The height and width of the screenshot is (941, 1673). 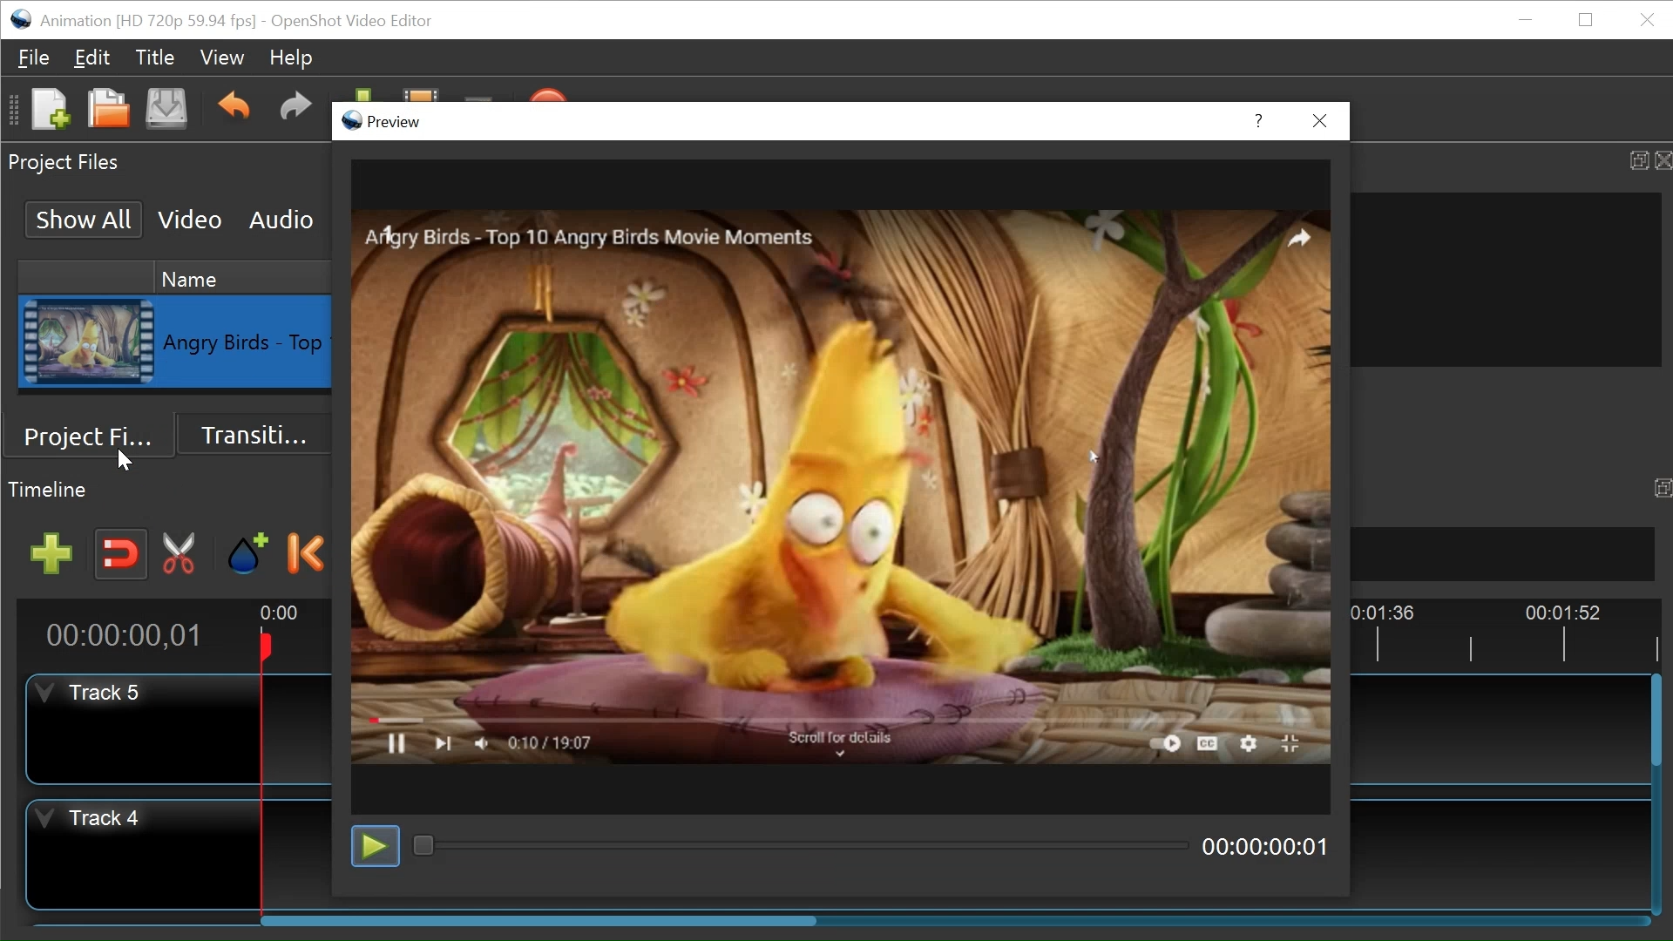 I want to click on Add Marker, so click(x=249, y=554).